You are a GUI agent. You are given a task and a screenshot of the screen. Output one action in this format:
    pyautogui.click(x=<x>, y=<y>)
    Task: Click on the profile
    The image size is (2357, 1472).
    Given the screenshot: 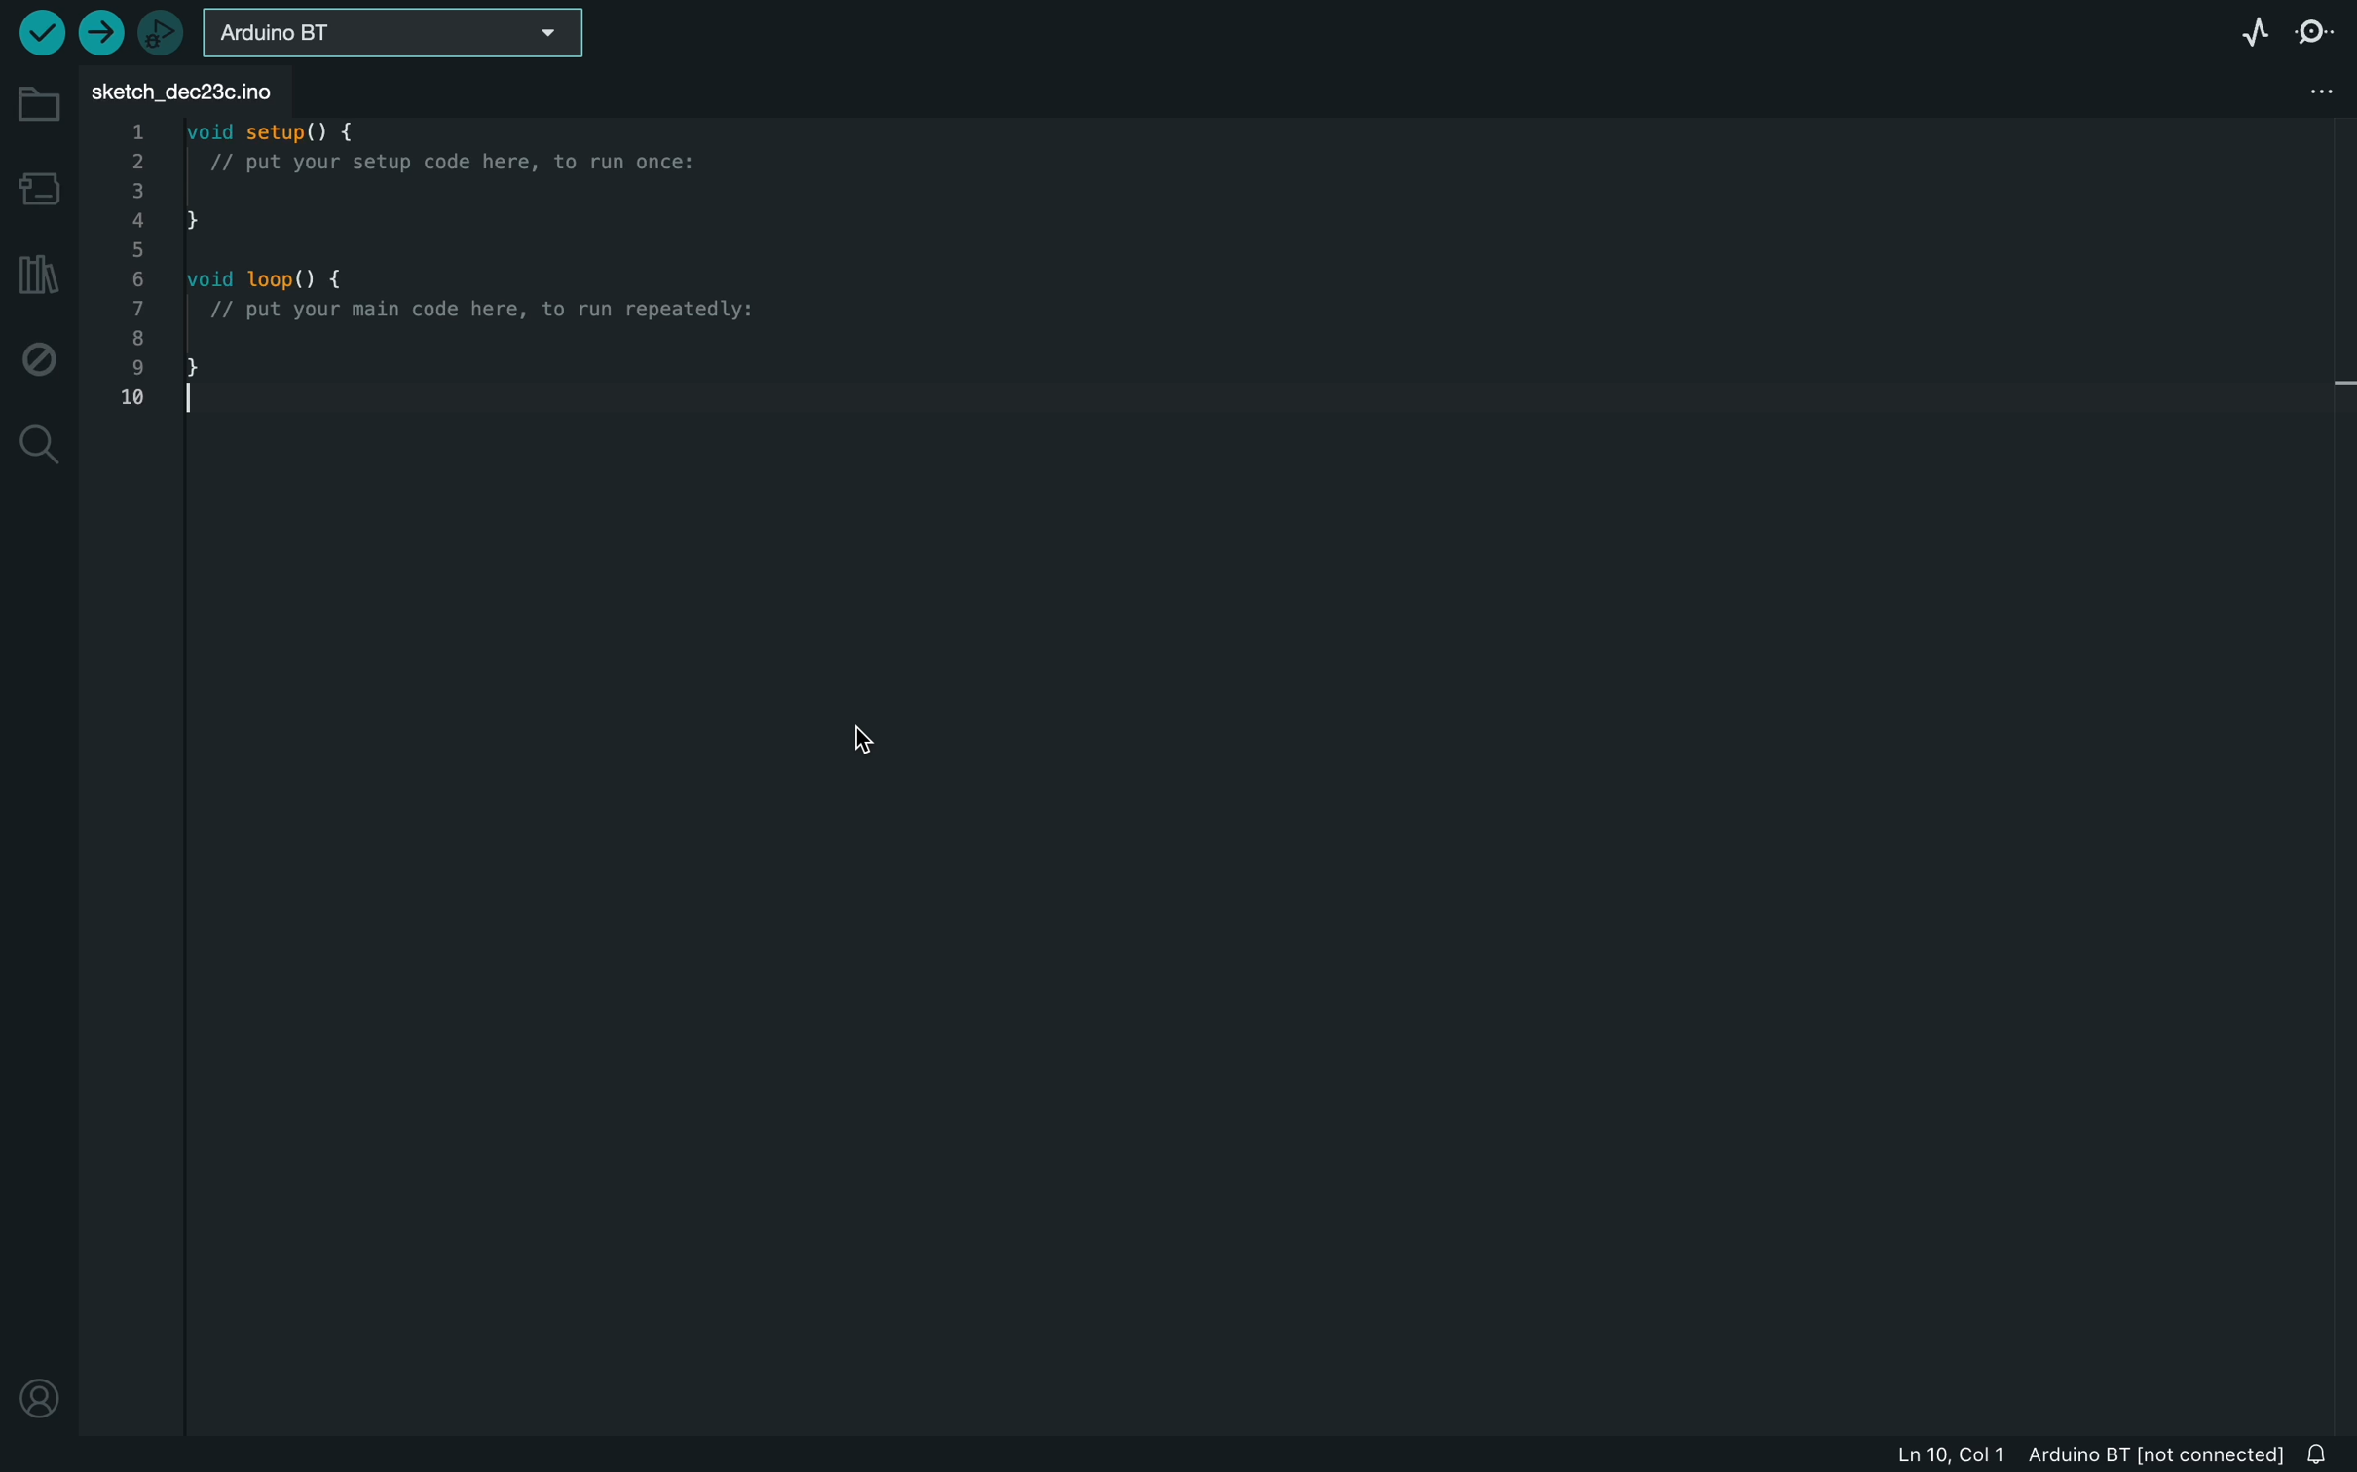 What is the action you would take?
    pyautogui.click(x=37, y=1384)
    